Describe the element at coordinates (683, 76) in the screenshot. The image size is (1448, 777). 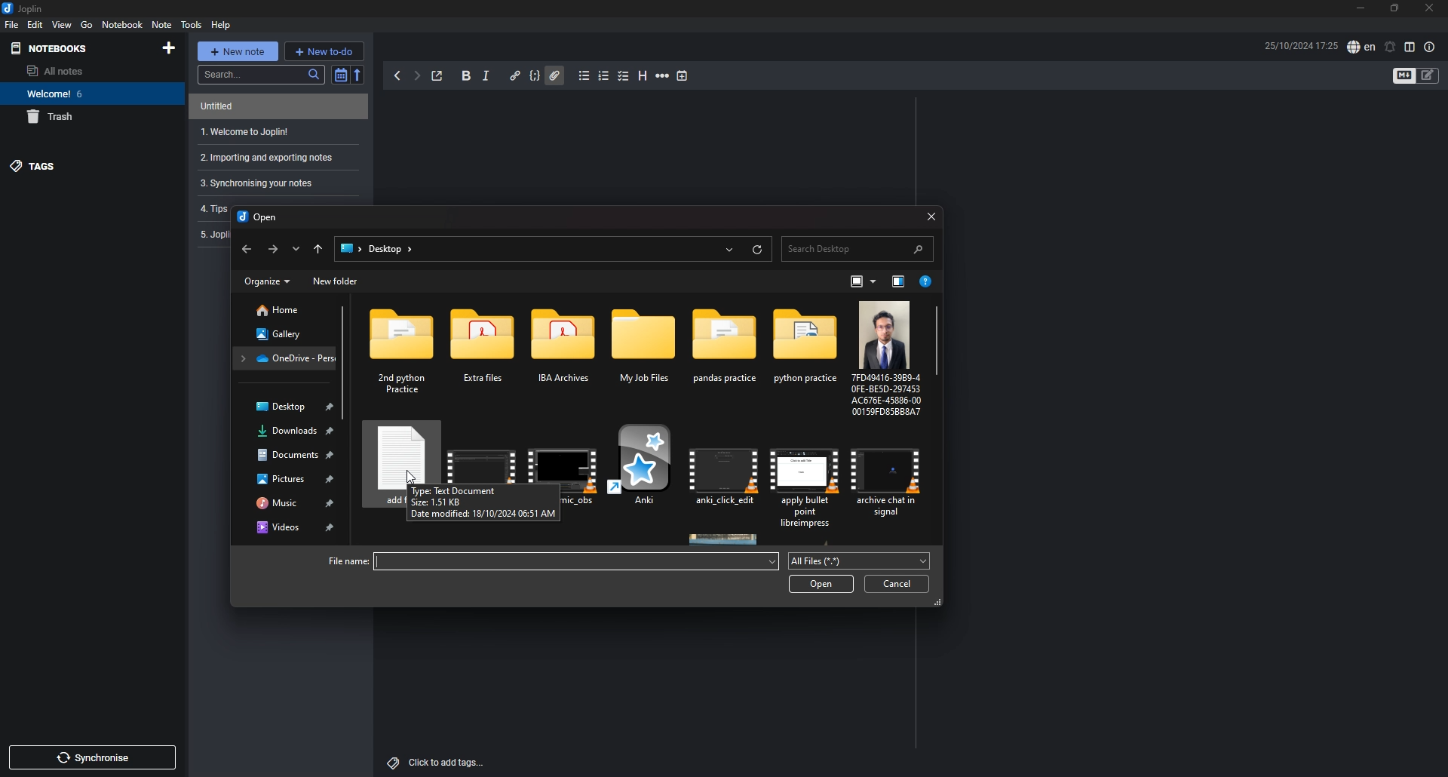
I see `insert time` at that location.